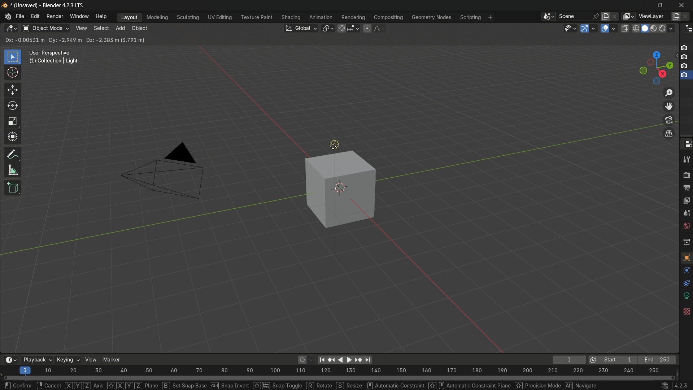  What do you see at coordinates (67, 360) in the screenshot?
I see `keying` at bounding box center [67, 360].